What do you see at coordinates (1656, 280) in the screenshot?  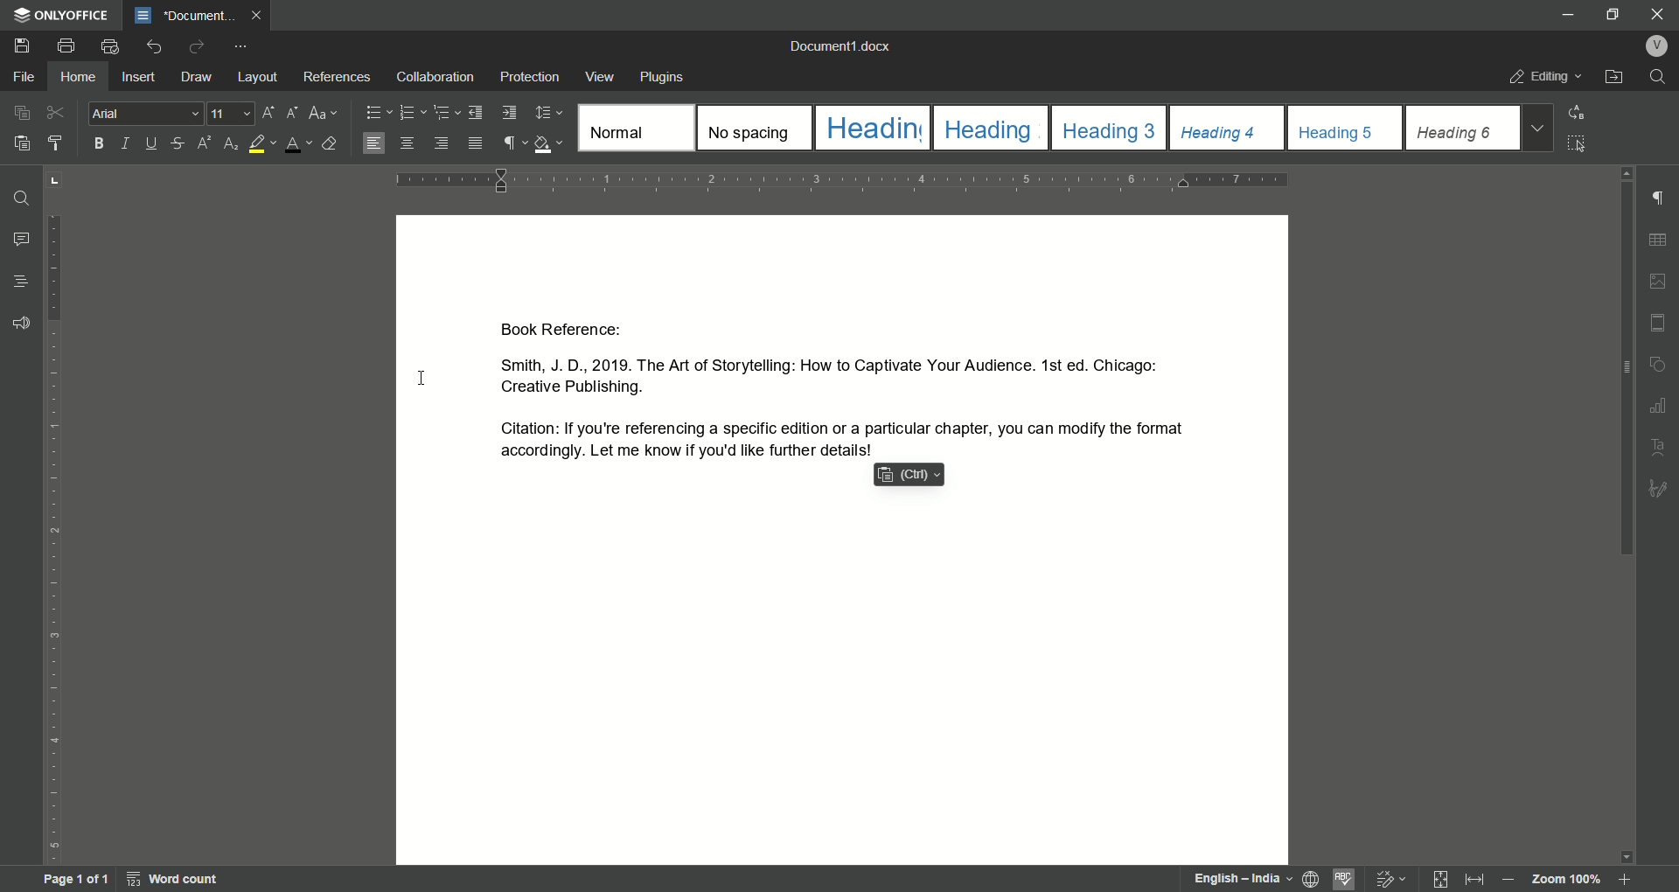 I see `image` at bounding box center [1656, 280].